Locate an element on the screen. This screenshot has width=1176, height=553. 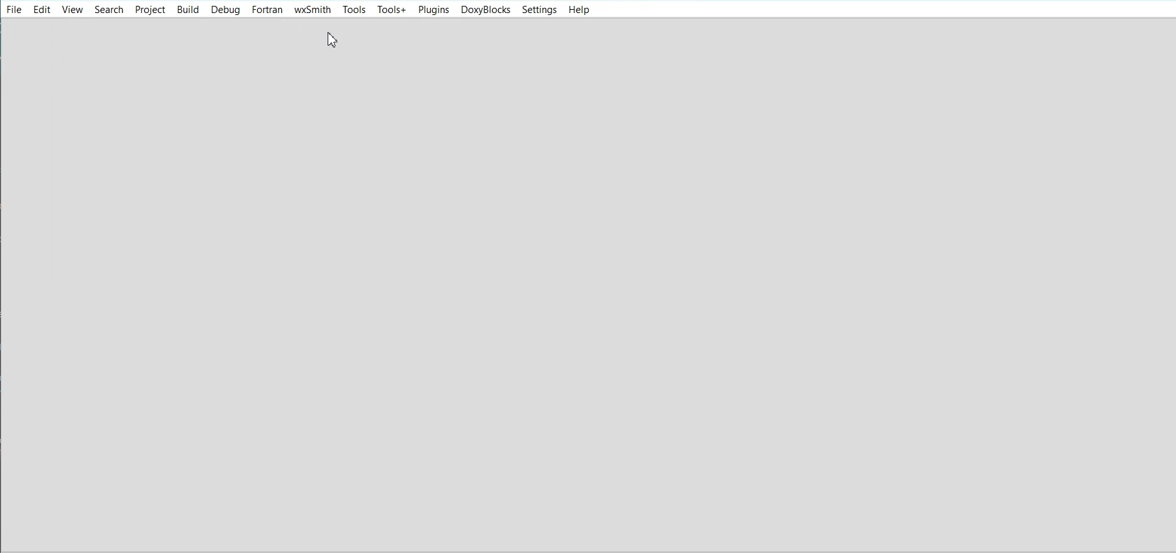
Plugins is located at coordinates (433, 10).